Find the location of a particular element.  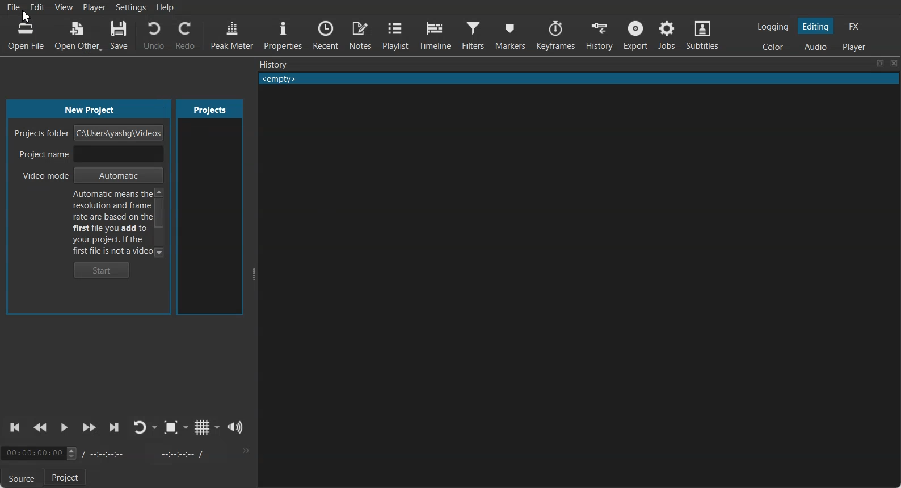

Drop down box is located at coordinates (155, 427).